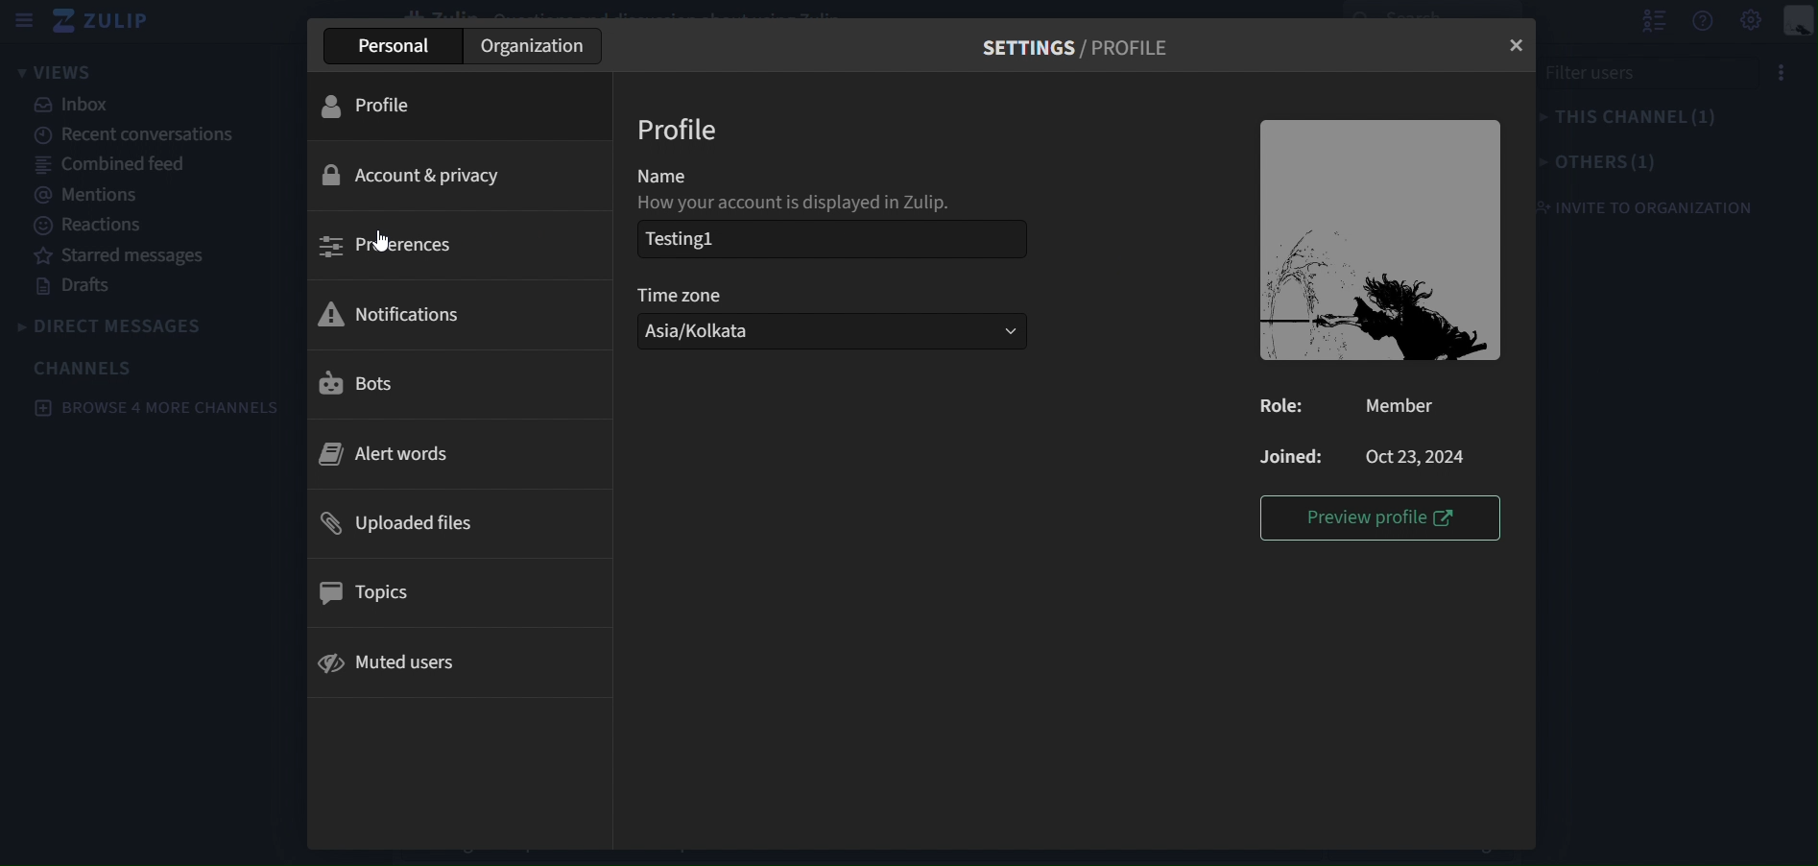  I want to click on setting, so click(1749, 21).